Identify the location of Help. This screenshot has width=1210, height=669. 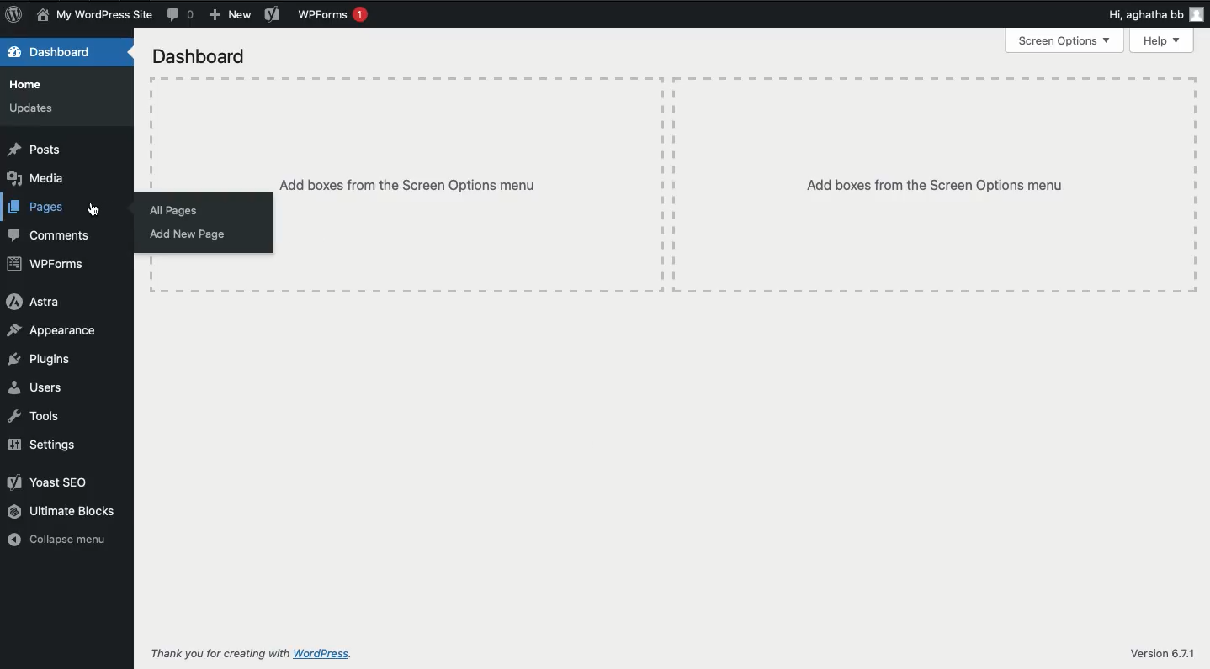
(1163, 40).